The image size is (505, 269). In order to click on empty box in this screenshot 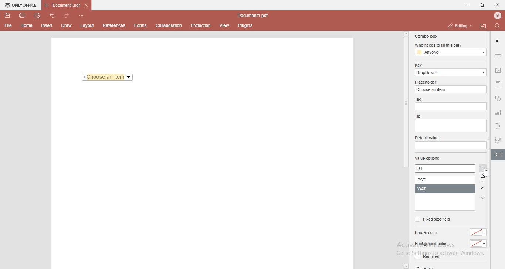, I will do `click(450, 126)`.